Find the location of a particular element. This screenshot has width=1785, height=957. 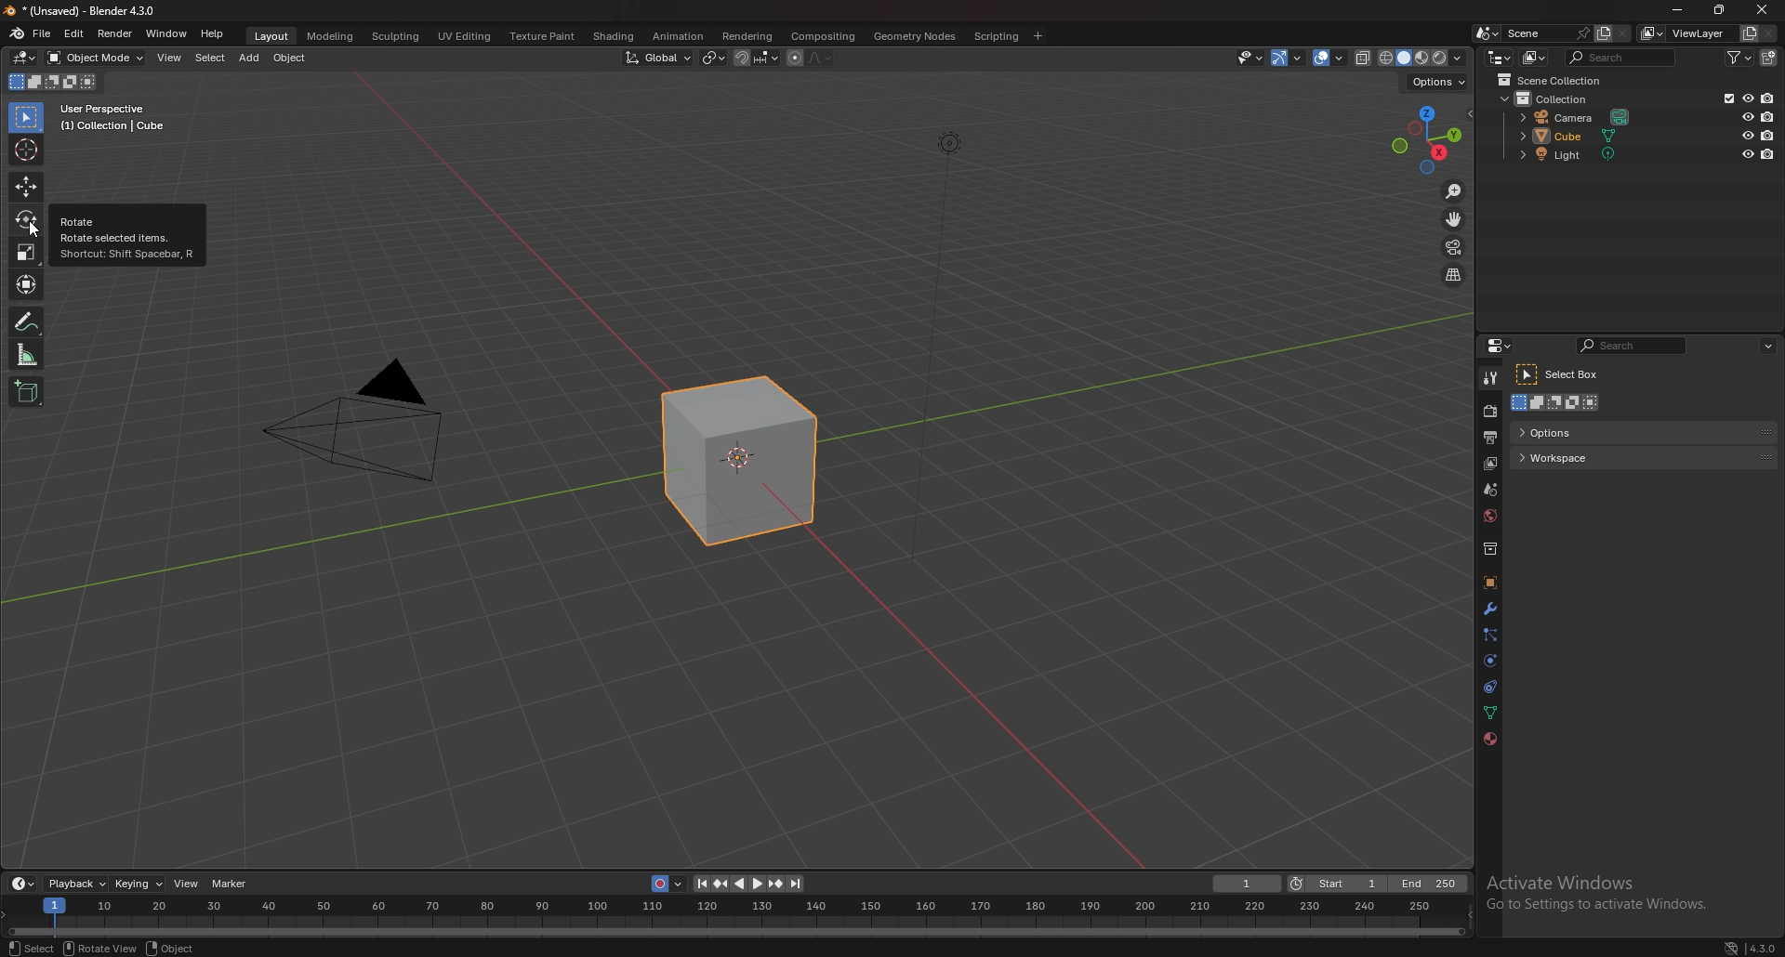

proportional editing object is located at coordinates (795, 59).